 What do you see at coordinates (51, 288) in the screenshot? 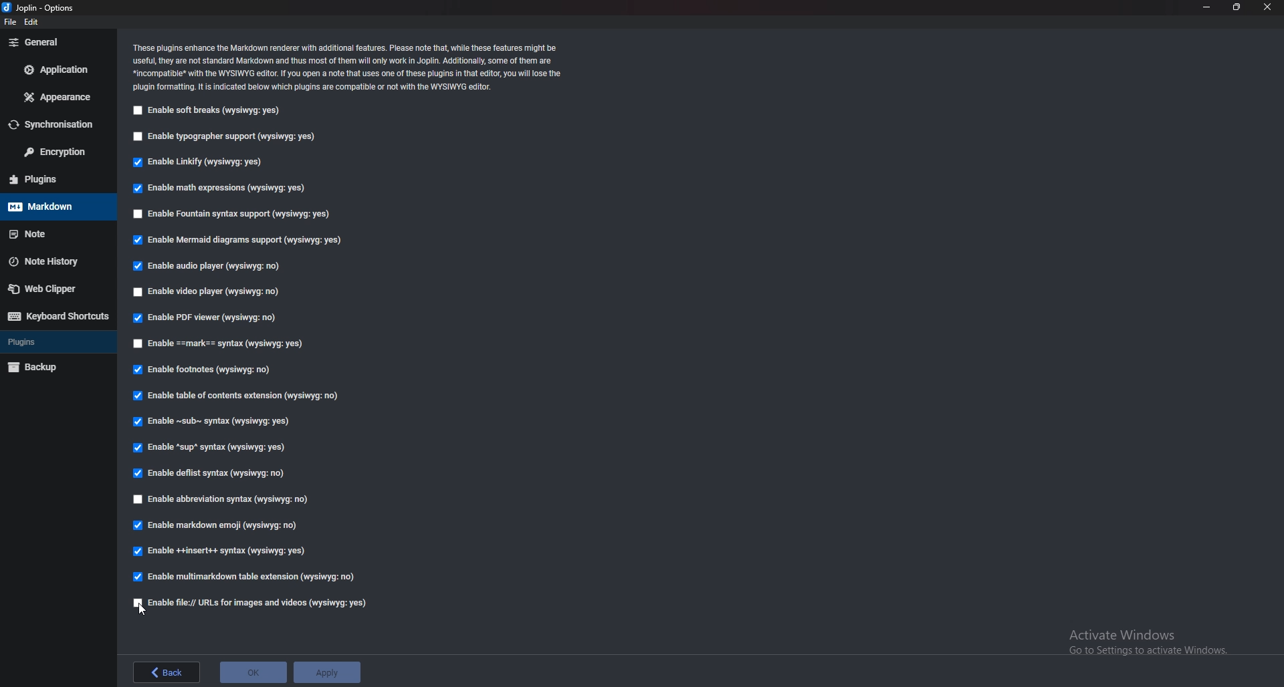
I see `Web Clipper` at bounding box center [51, 288].